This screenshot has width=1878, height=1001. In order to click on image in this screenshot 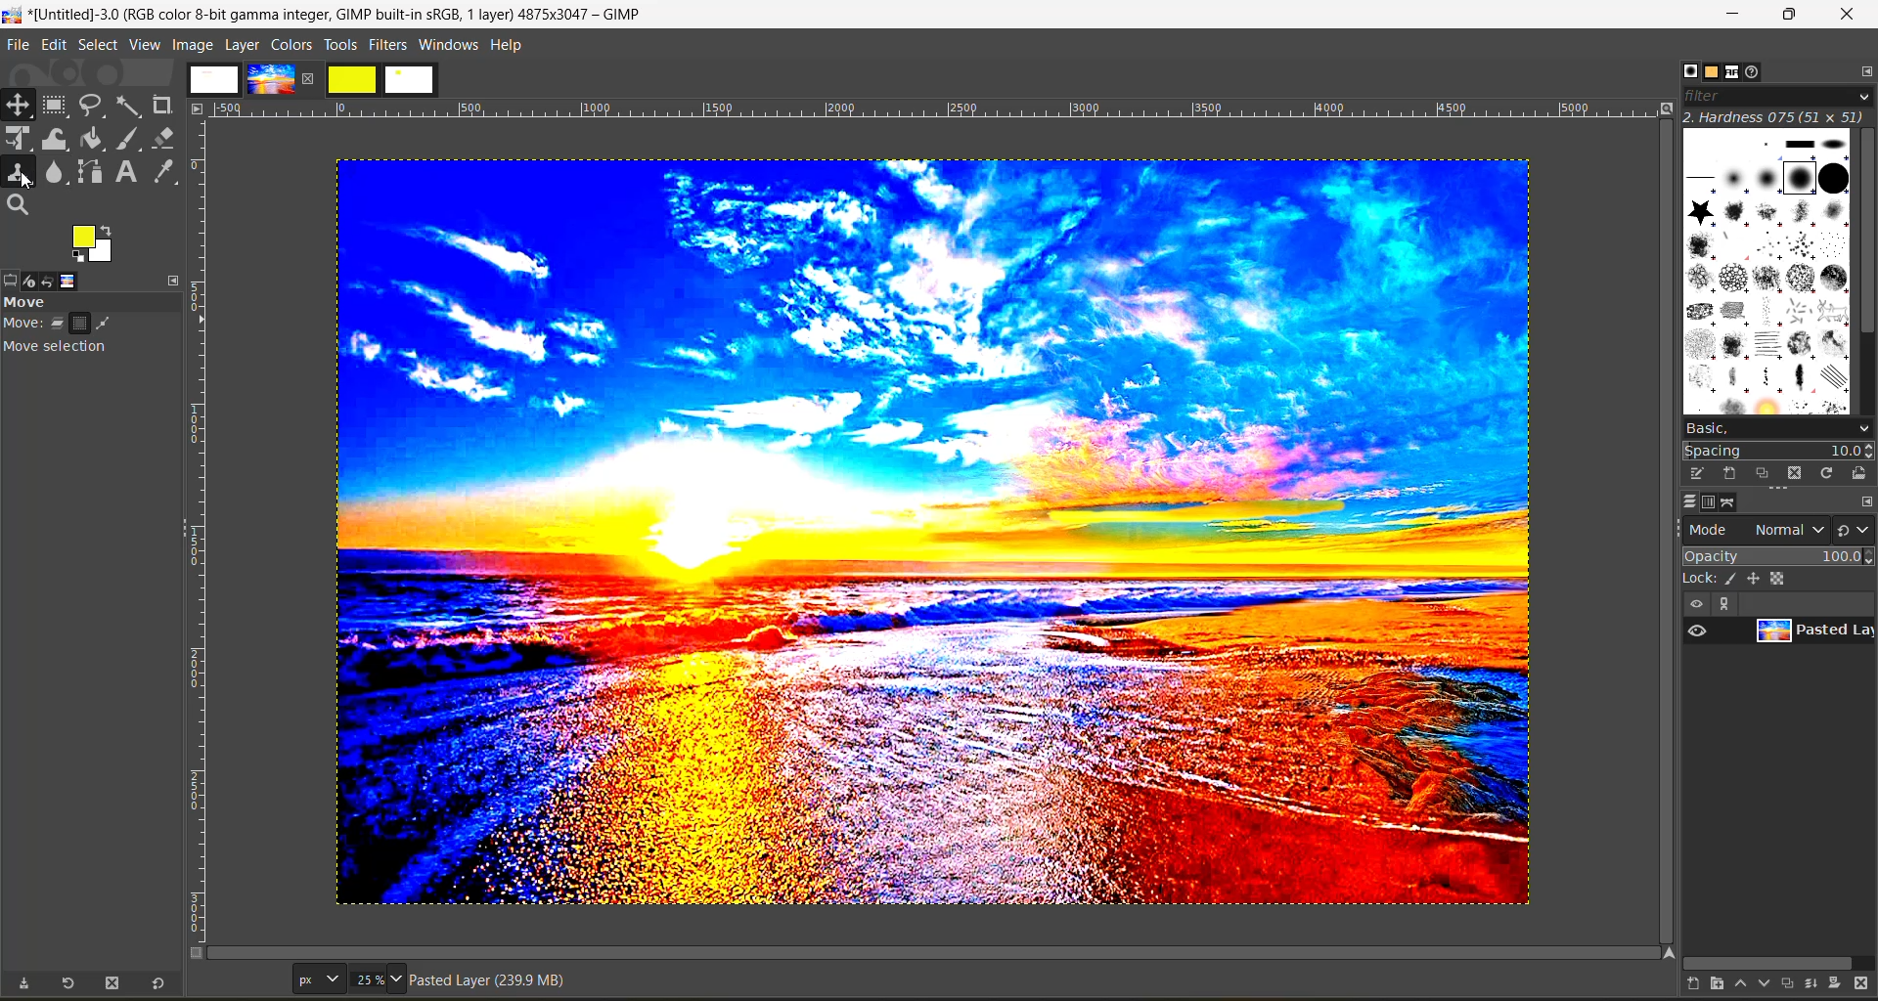, I will do `click(270, 79)`.